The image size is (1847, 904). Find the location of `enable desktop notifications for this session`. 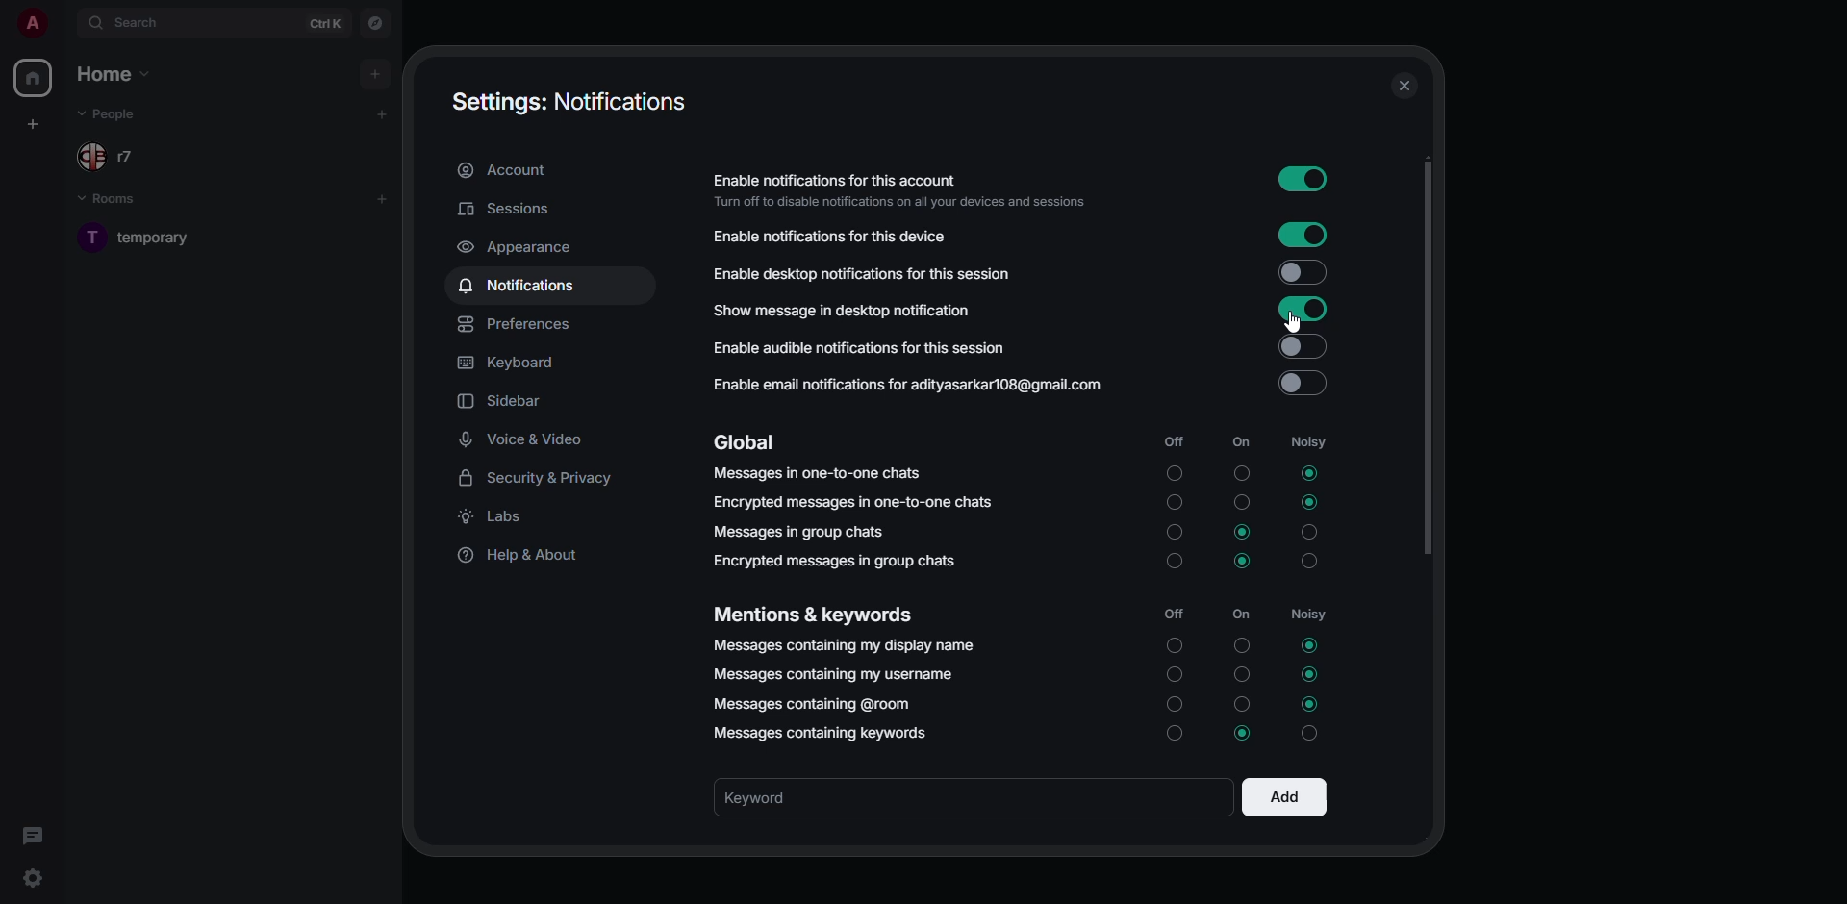

enable desktop notifications for this session is located at coordinates (896, 273).